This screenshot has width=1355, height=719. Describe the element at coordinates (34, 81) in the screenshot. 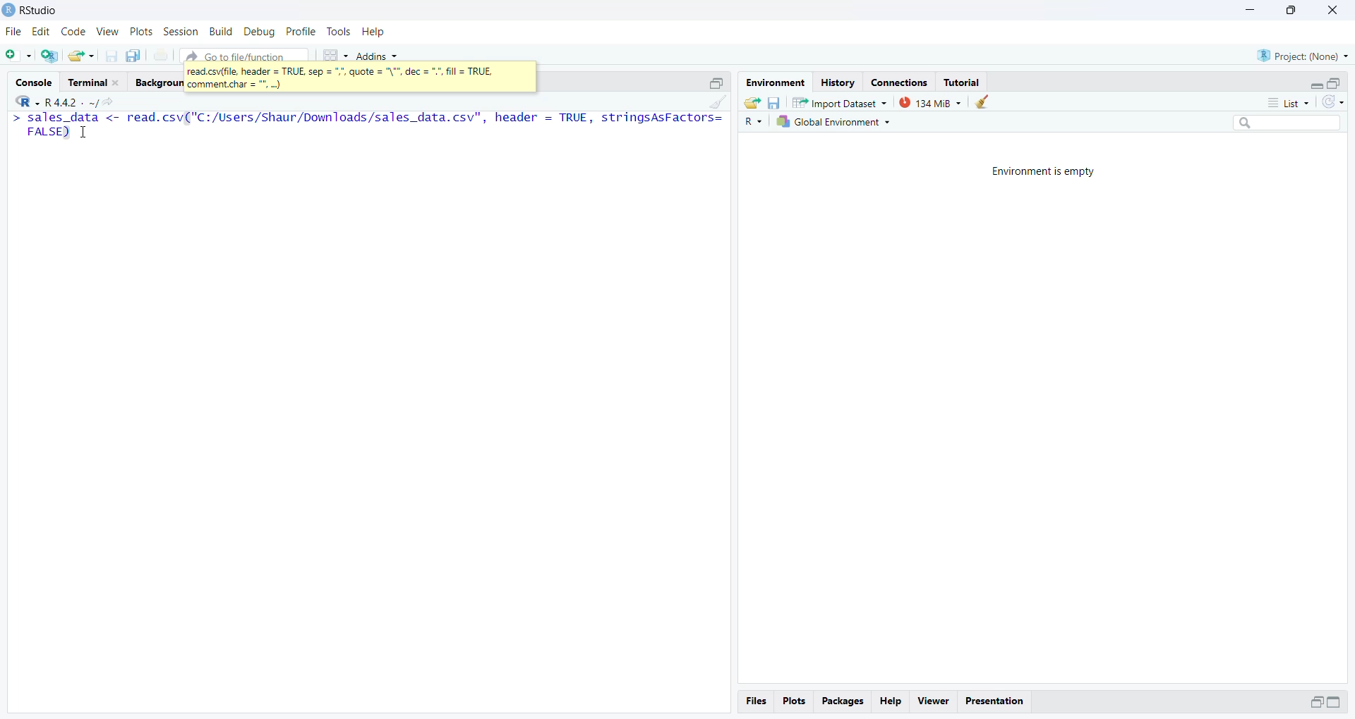

I see `Console` at that location.